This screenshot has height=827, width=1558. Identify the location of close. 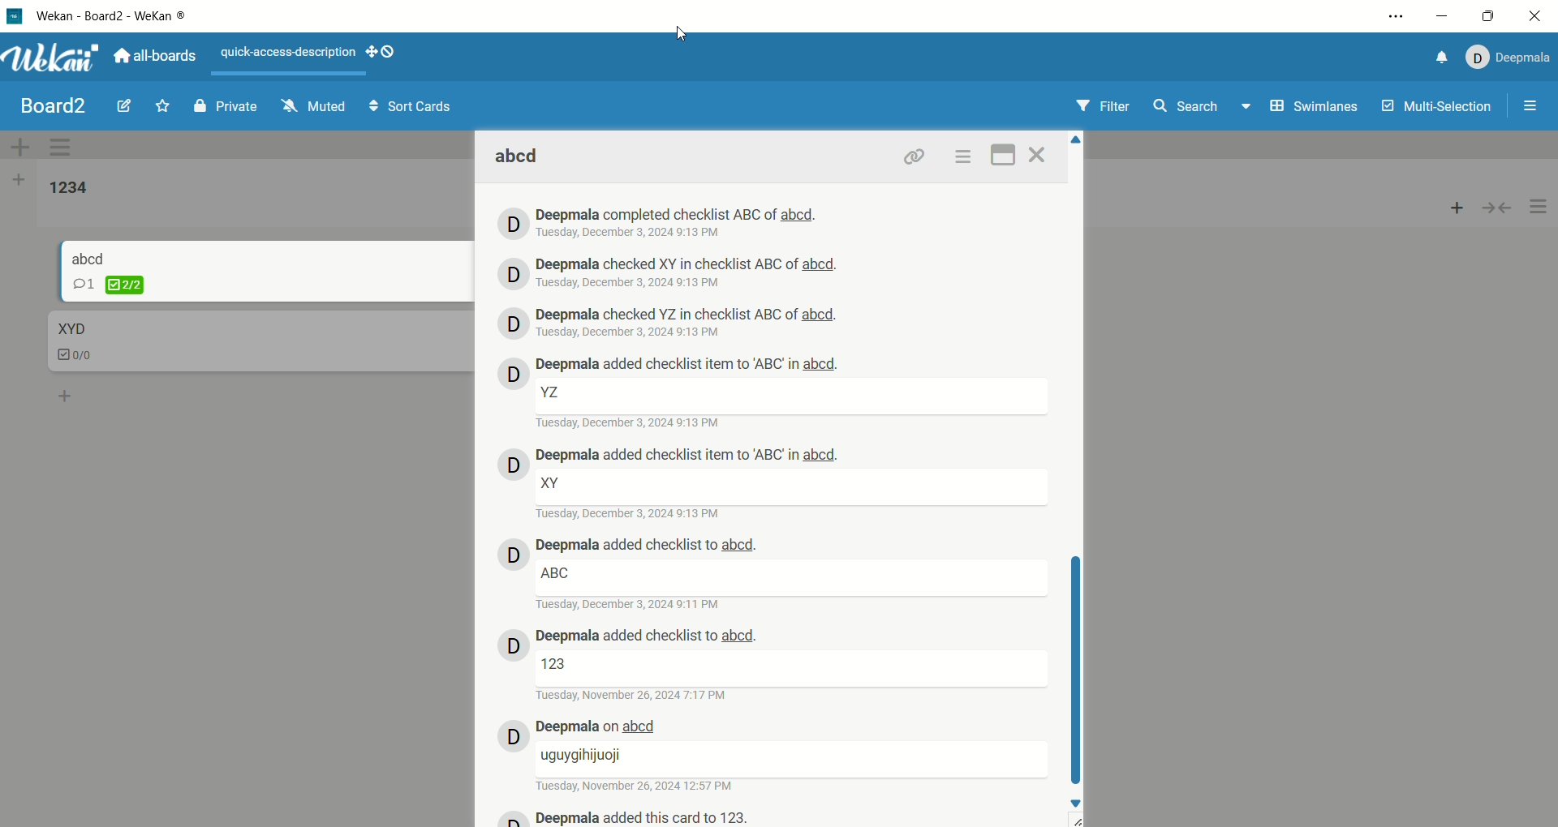
(1533, 19).